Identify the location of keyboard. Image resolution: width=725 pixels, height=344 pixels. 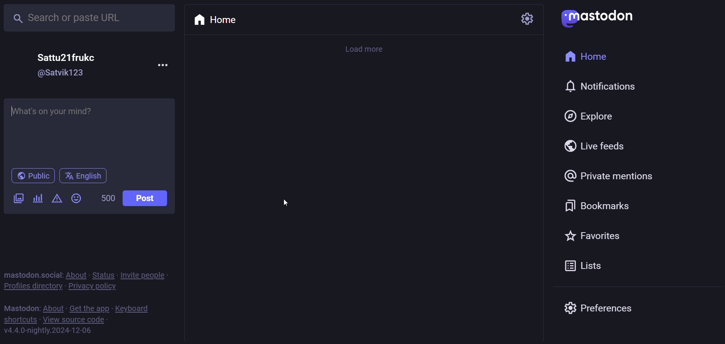
(134, 309).